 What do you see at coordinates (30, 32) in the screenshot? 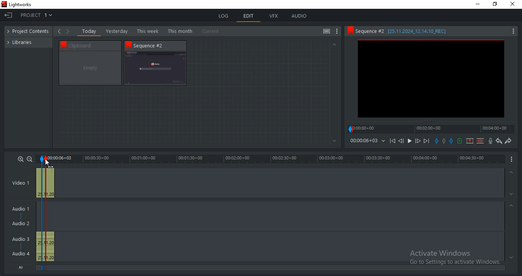
I see `project` at bounding box center [30, 32].